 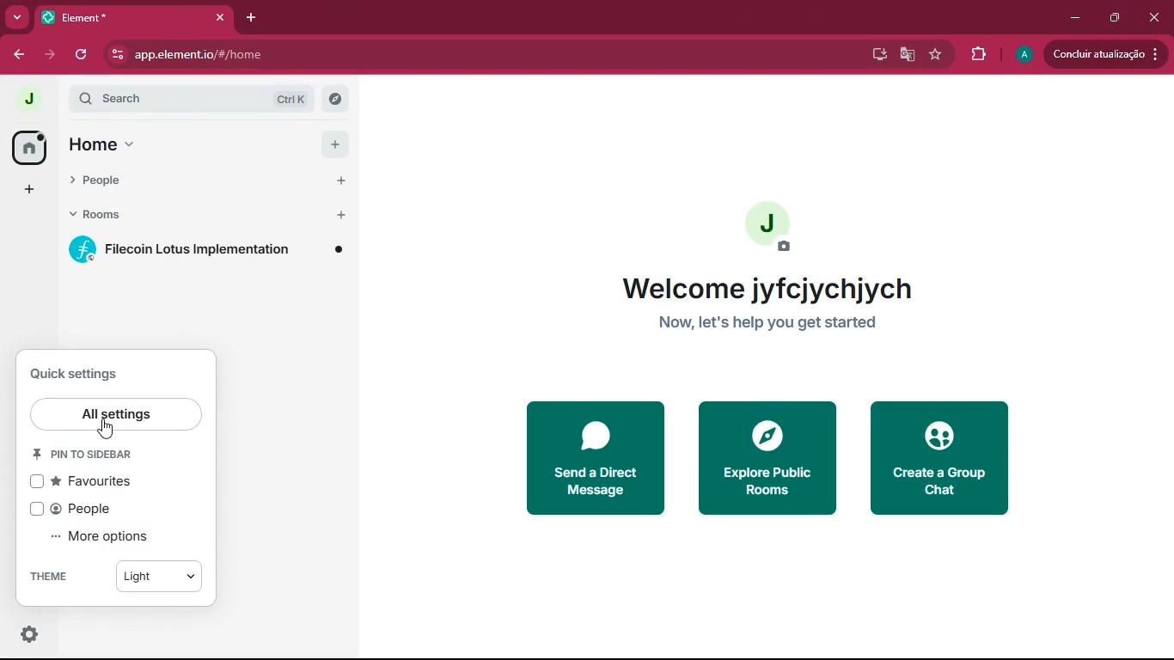 I want to click on explore, so click(x=765, y=455).